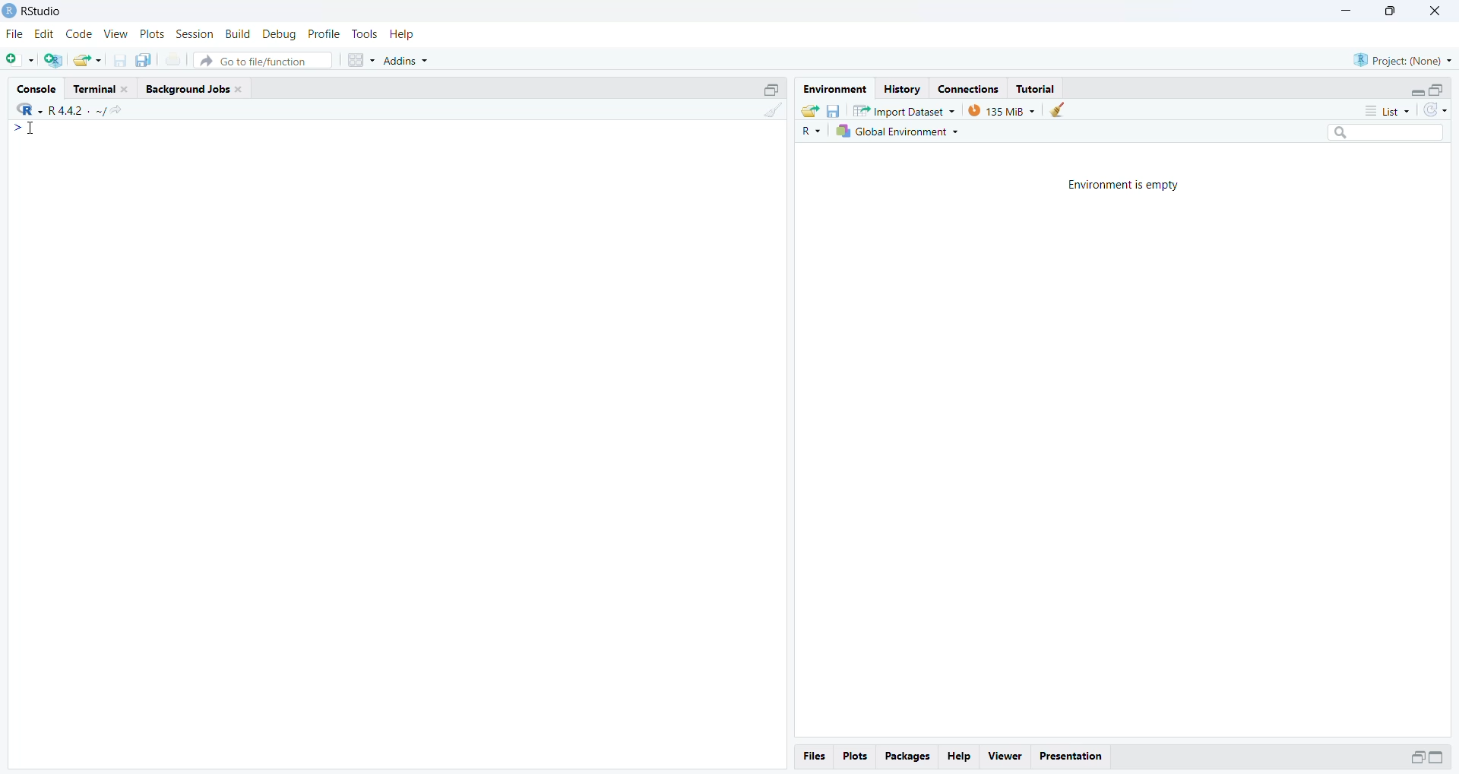  What do you see at coordinates (1437, 88) in the screenshot?
I see `Maximize` at bounding box center [1437, 88].